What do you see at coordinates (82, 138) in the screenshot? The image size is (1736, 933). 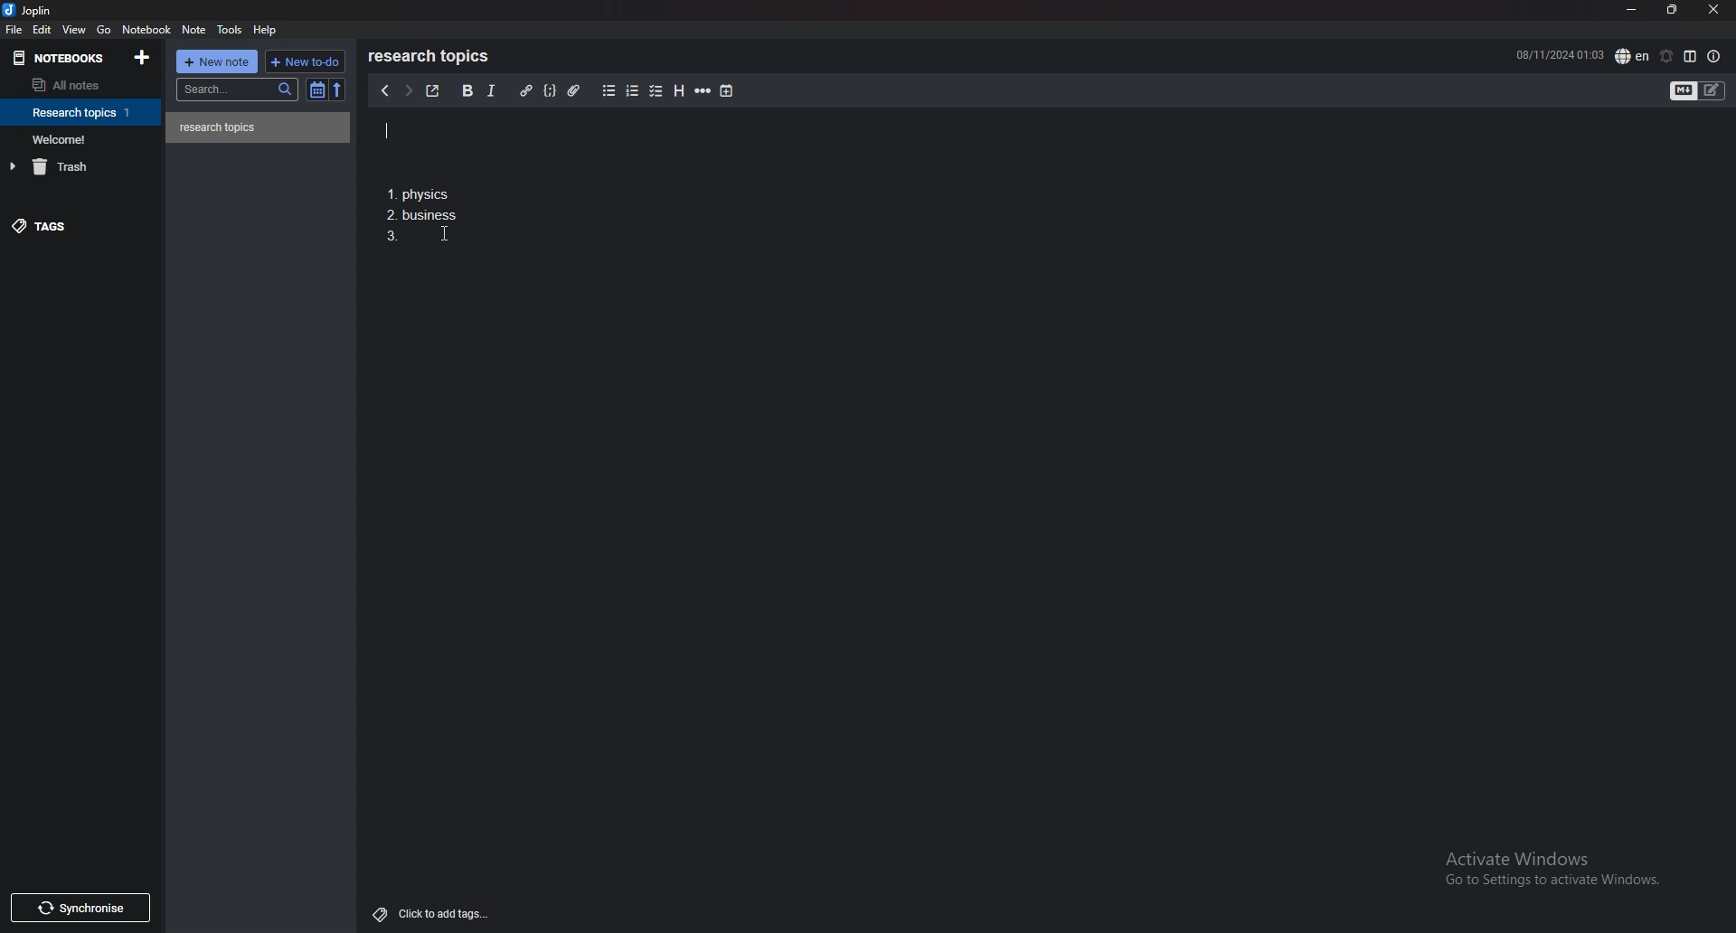 I see `notebook` at bounding box center [82, 138].